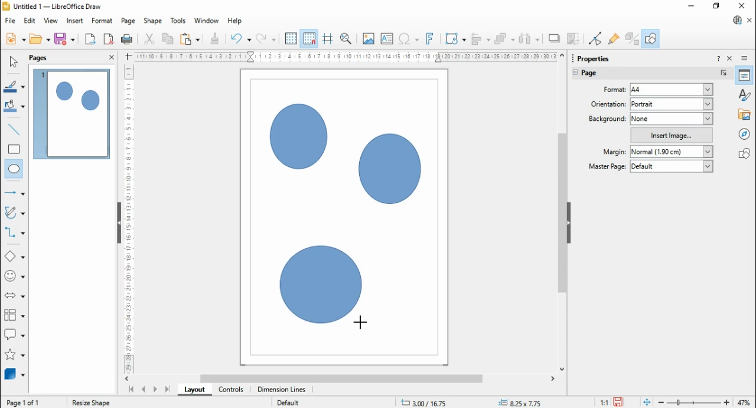 The width and height of the screenshot is (756, 408). Describe the element at coordinates (608, 119) in the screenshot. I see `background` at that location.